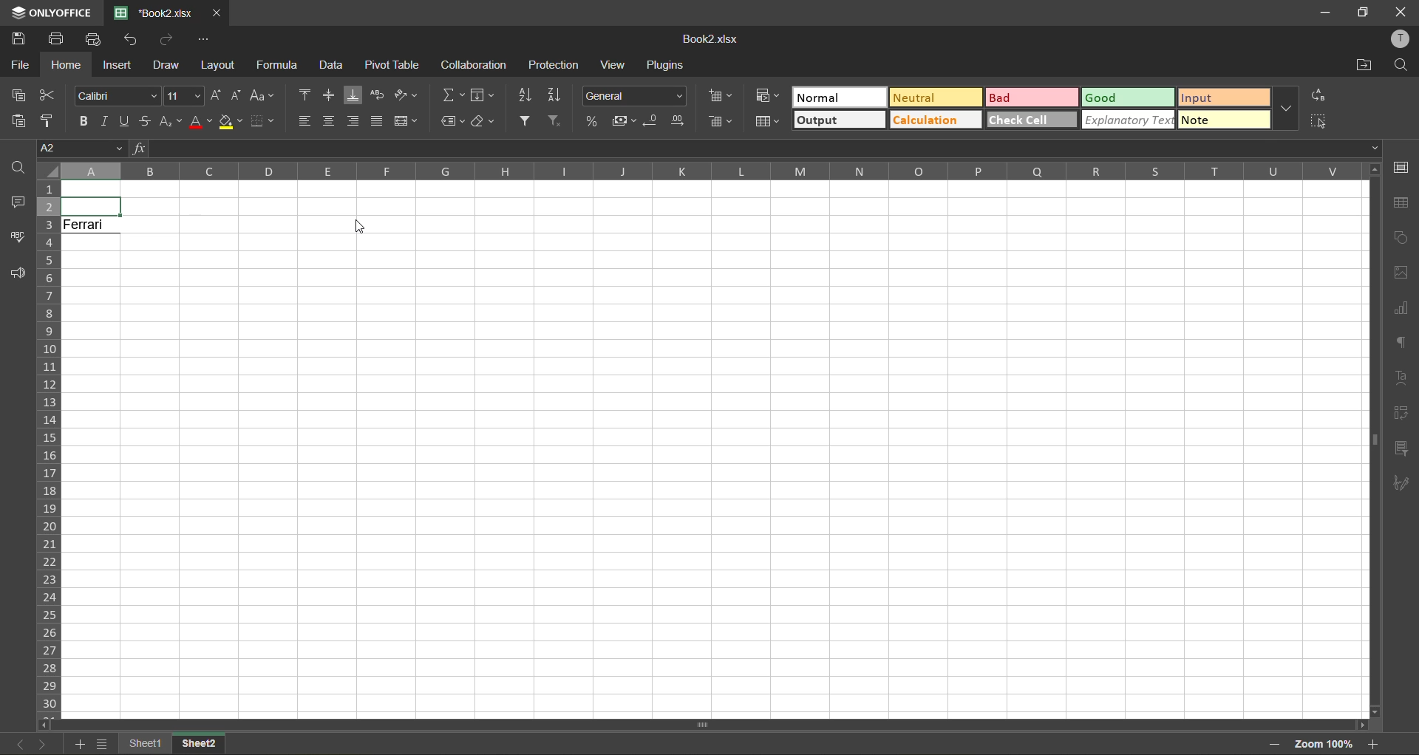 Image resolution: width=1419 pixels, height=755 pixels. Describe the element at coordinates (51, 96) in the screenshot. I see `cut` at that location.